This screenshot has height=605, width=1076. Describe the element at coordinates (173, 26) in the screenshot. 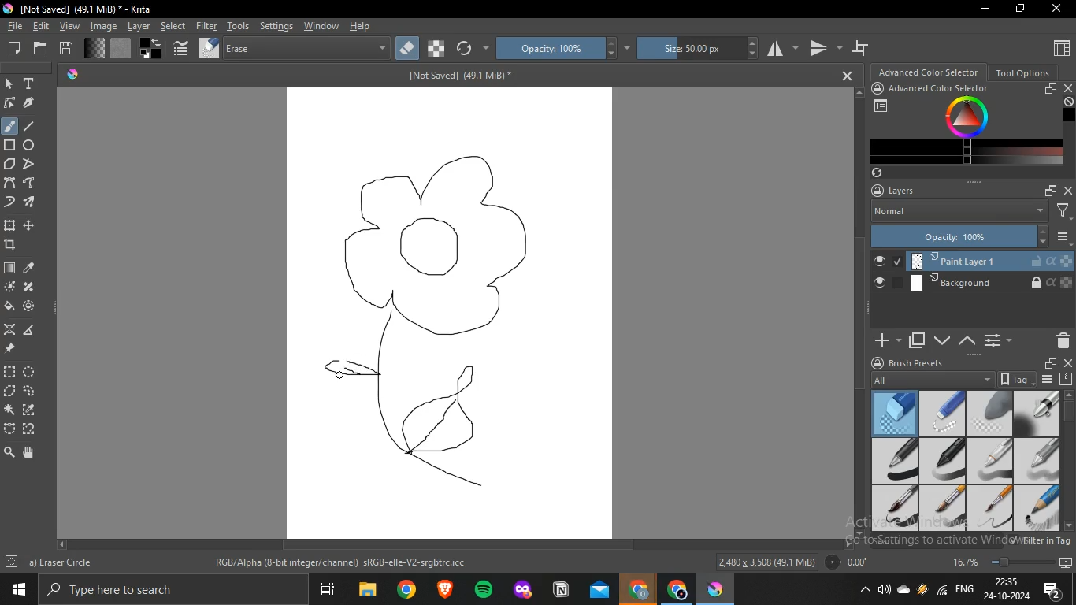

I see `select` at that location.